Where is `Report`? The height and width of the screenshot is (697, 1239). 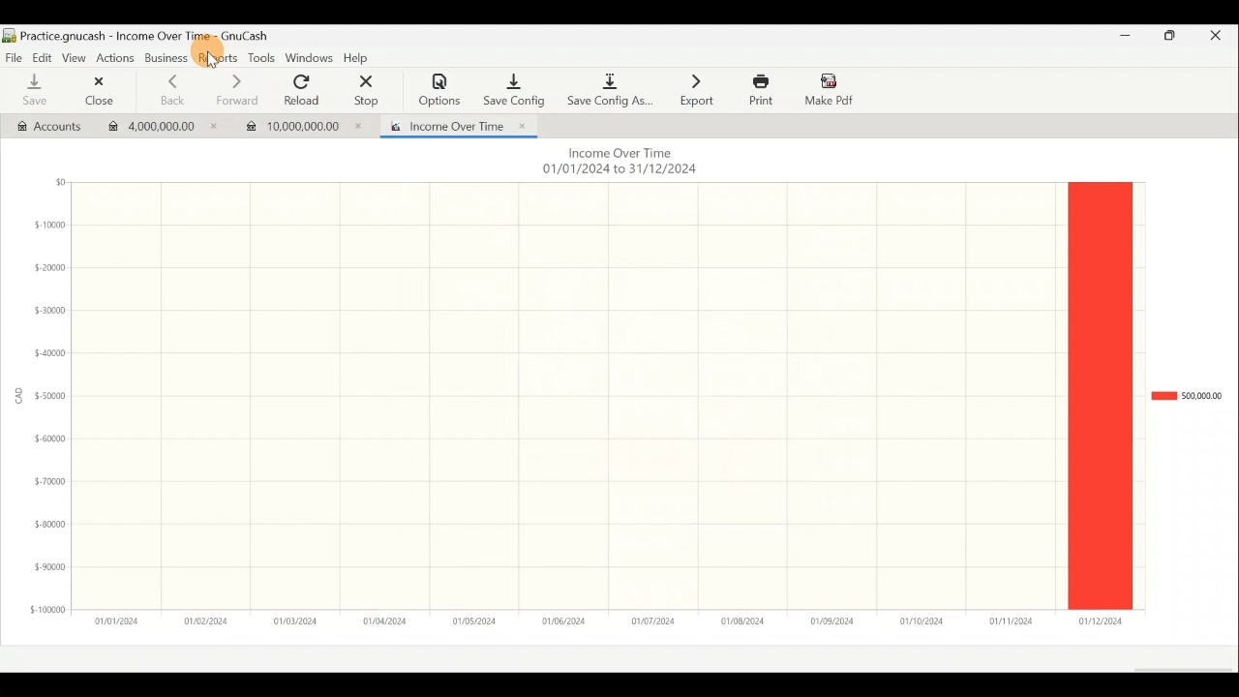 Report is located at coordinates (454, 125).